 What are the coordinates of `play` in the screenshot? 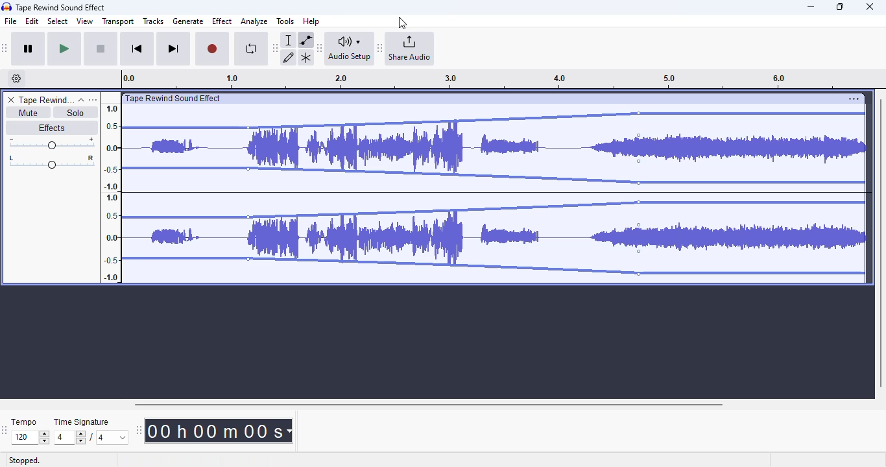 It's located at (64, 49).